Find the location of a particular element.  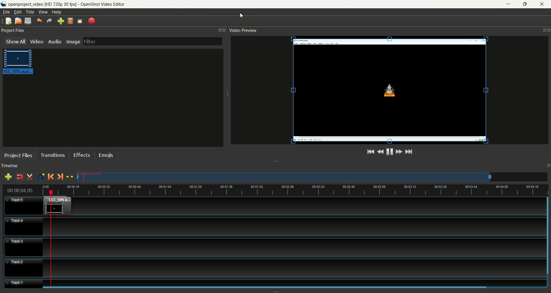

new project is located at coordinates (9, 21).